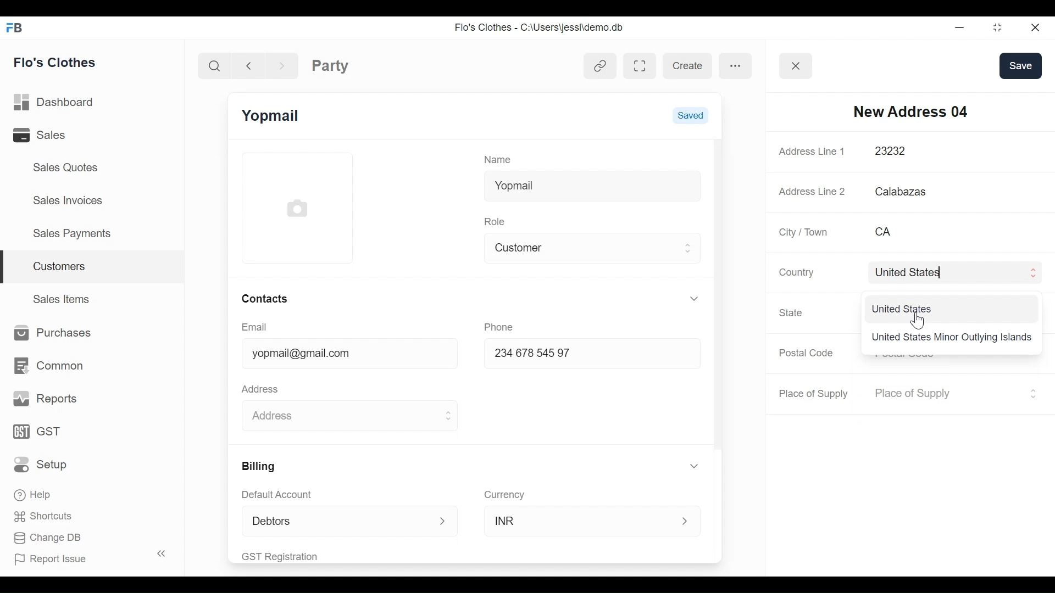 This screenshot has width=1055, height=593. I want to click on Expand, so click(1033, 273).